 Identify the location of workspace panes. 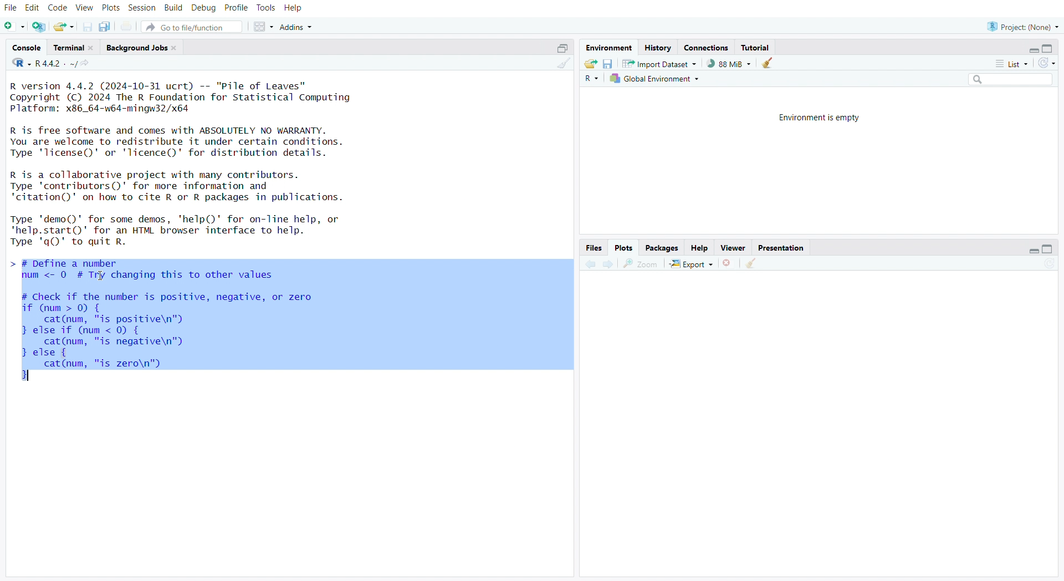
(265, 27).